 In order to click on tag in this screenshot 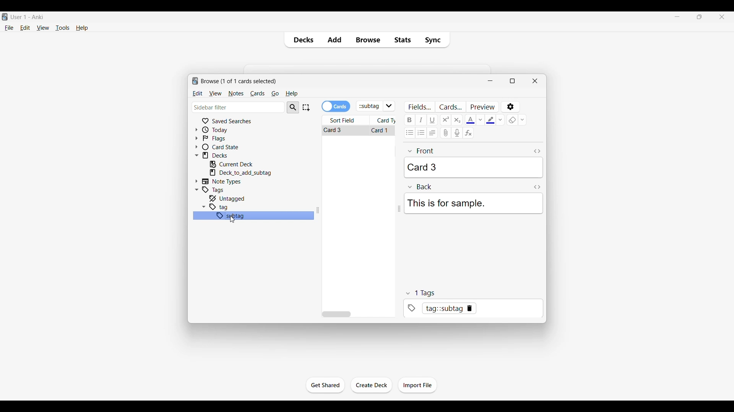, I will do `click(218, 207)`.